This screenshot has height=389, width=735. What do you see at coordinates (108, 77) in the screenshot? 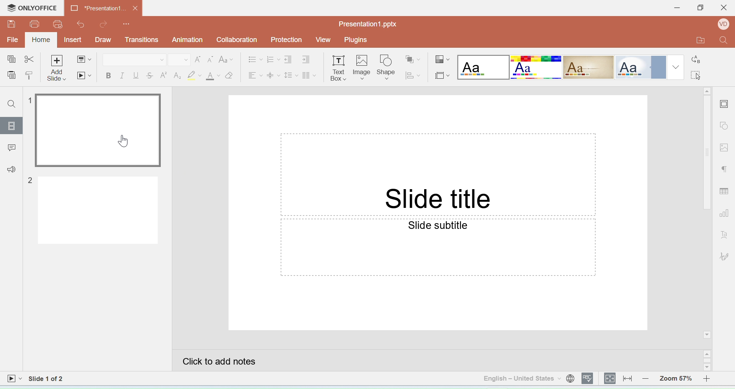
I see `Bold` at bounding box center [108, 77].